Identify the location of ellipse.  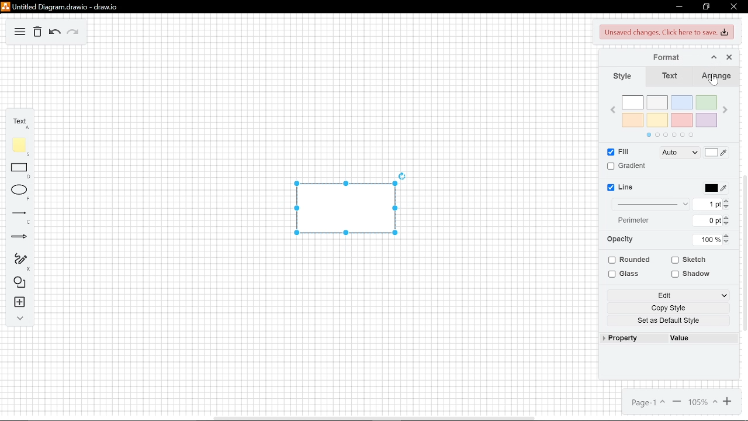
(22, 193).